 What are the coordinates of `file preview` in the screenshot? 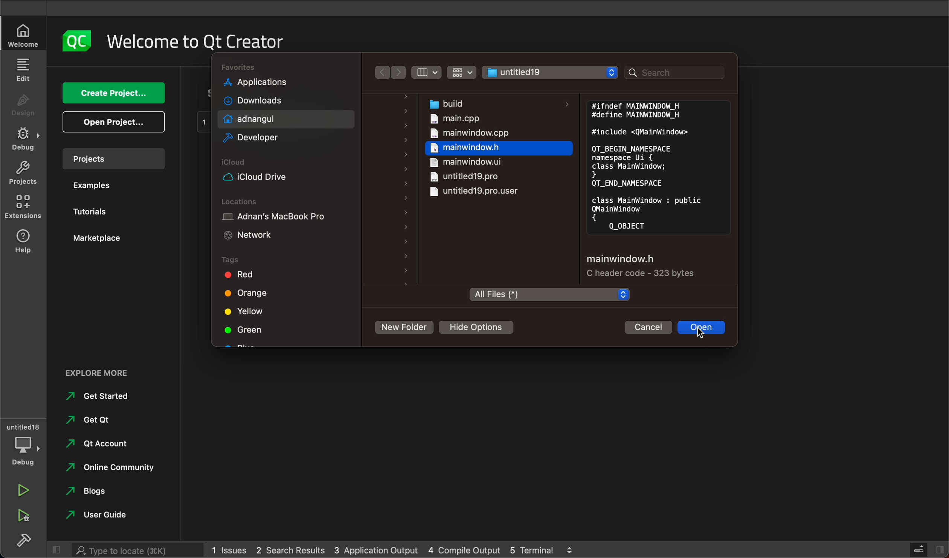 It's located at (658, 166).